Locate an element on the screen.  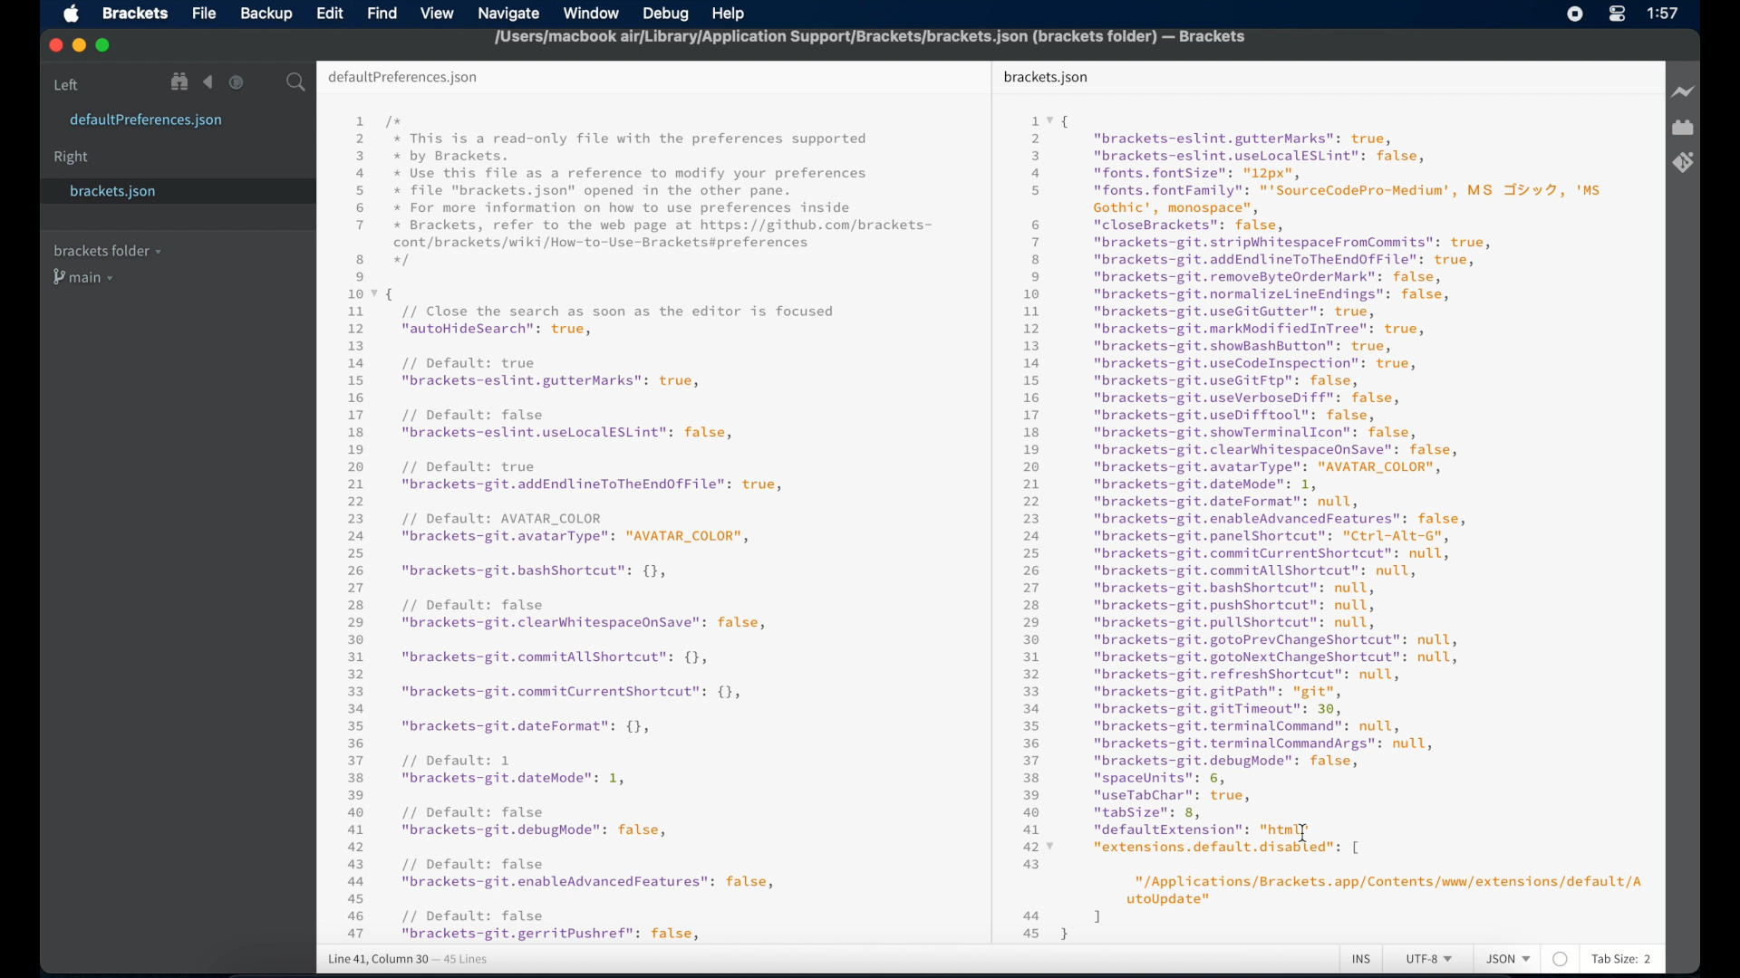
navigate forward is located at coordinates (237, 82).